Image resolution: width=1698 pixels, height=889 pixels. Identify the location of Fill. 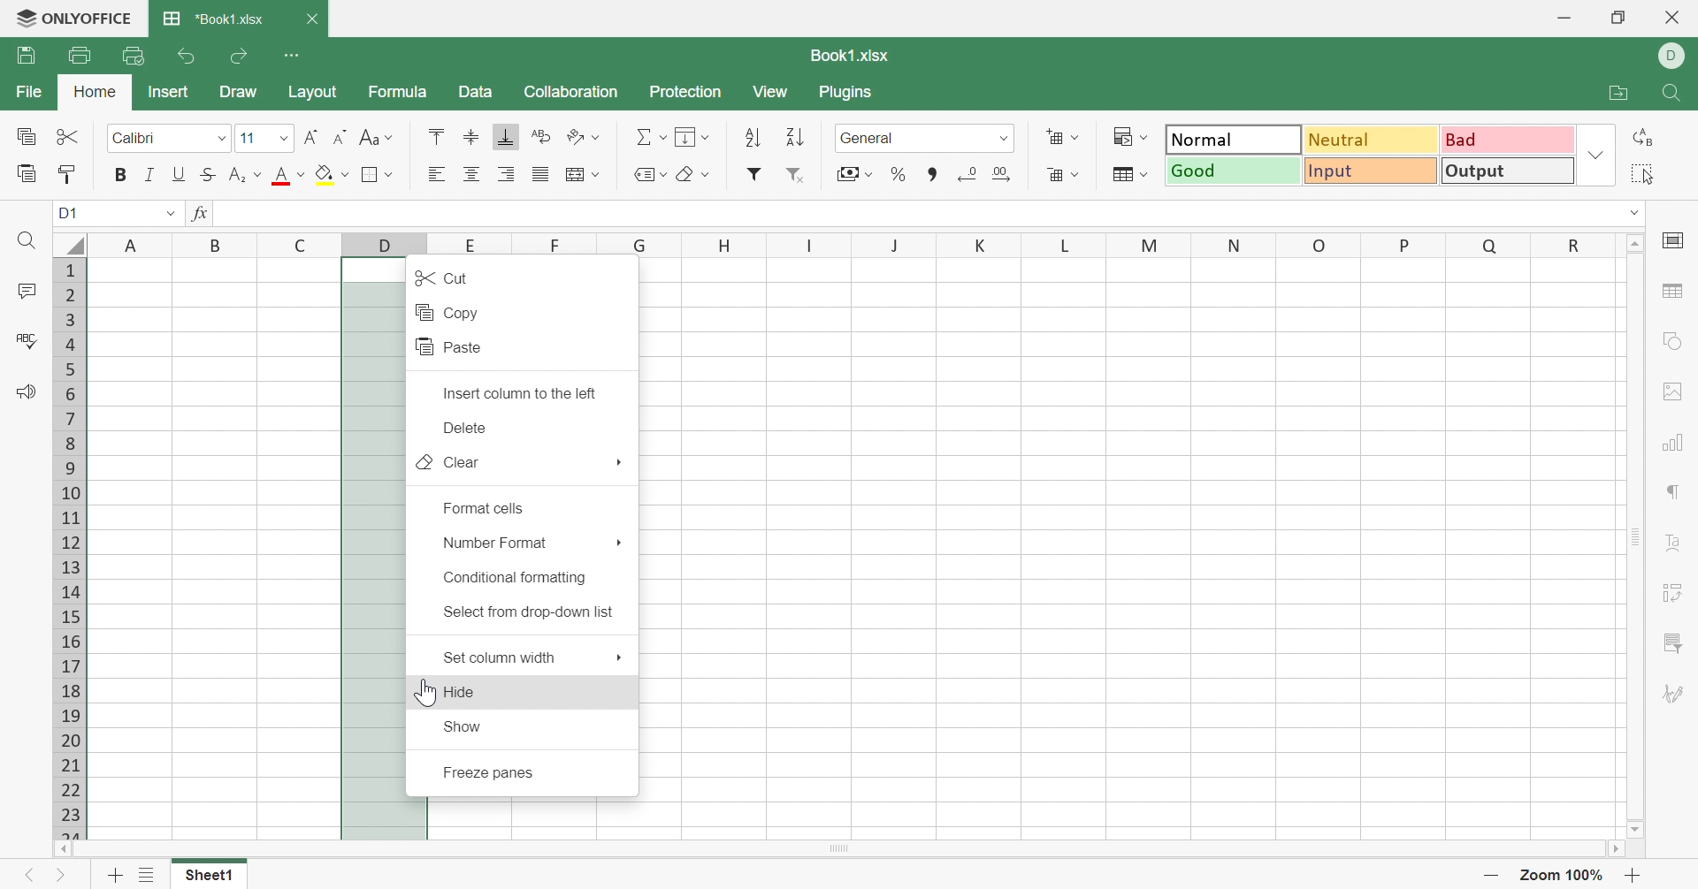
(685, 134).